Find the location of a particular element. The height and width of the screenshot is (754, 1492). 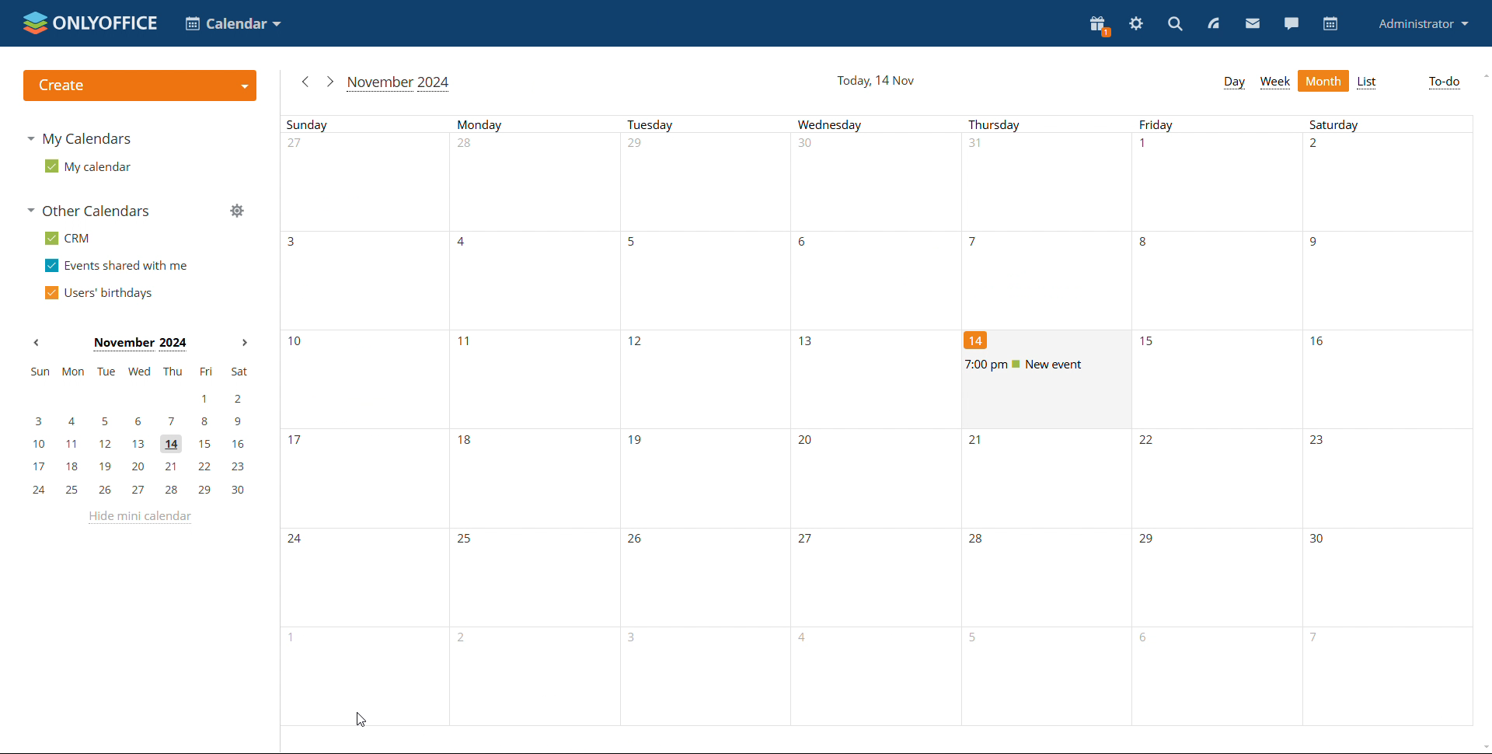

settings is located at coordinates (1137, 23).